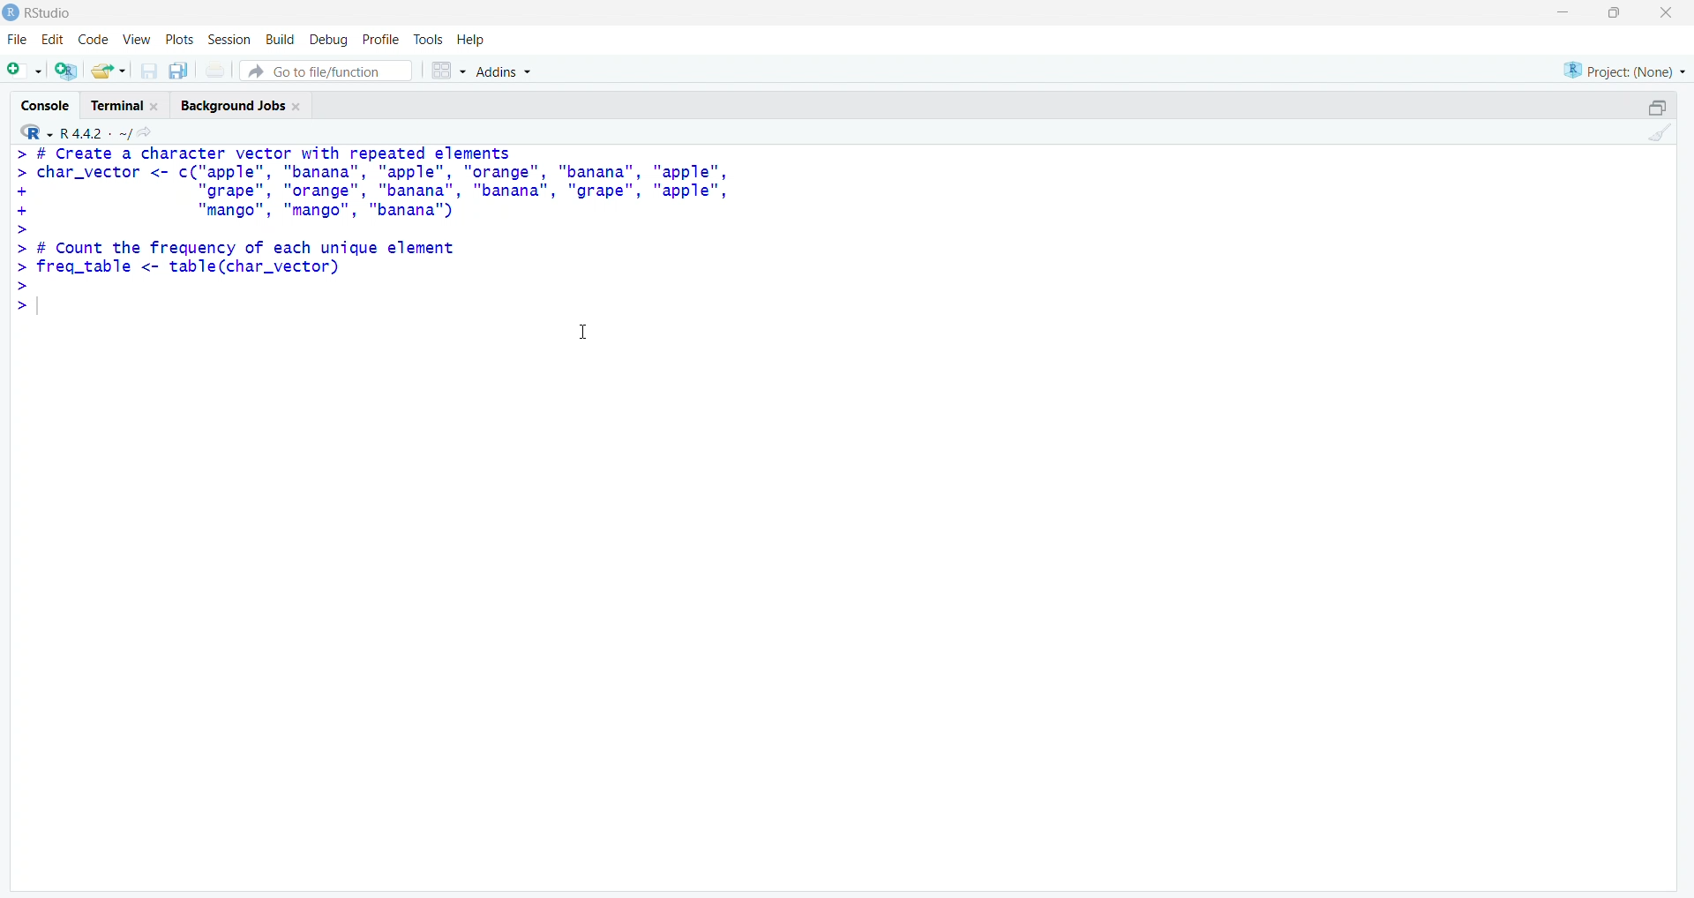 Image resolution: width=1694 pixels, height=898 pixels. Describe the element at coordinates (1620, 67) in the screenshot. I see `Project (None)` at that location.